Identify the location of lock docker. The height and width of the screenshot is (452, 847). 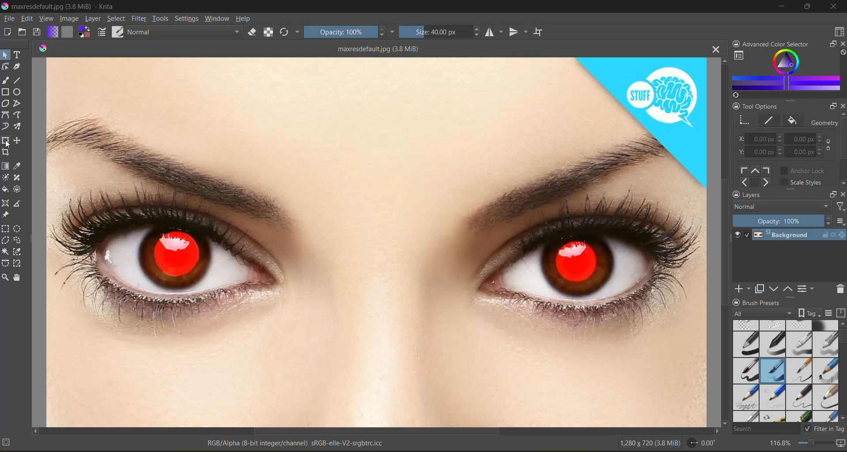
(737, 44).